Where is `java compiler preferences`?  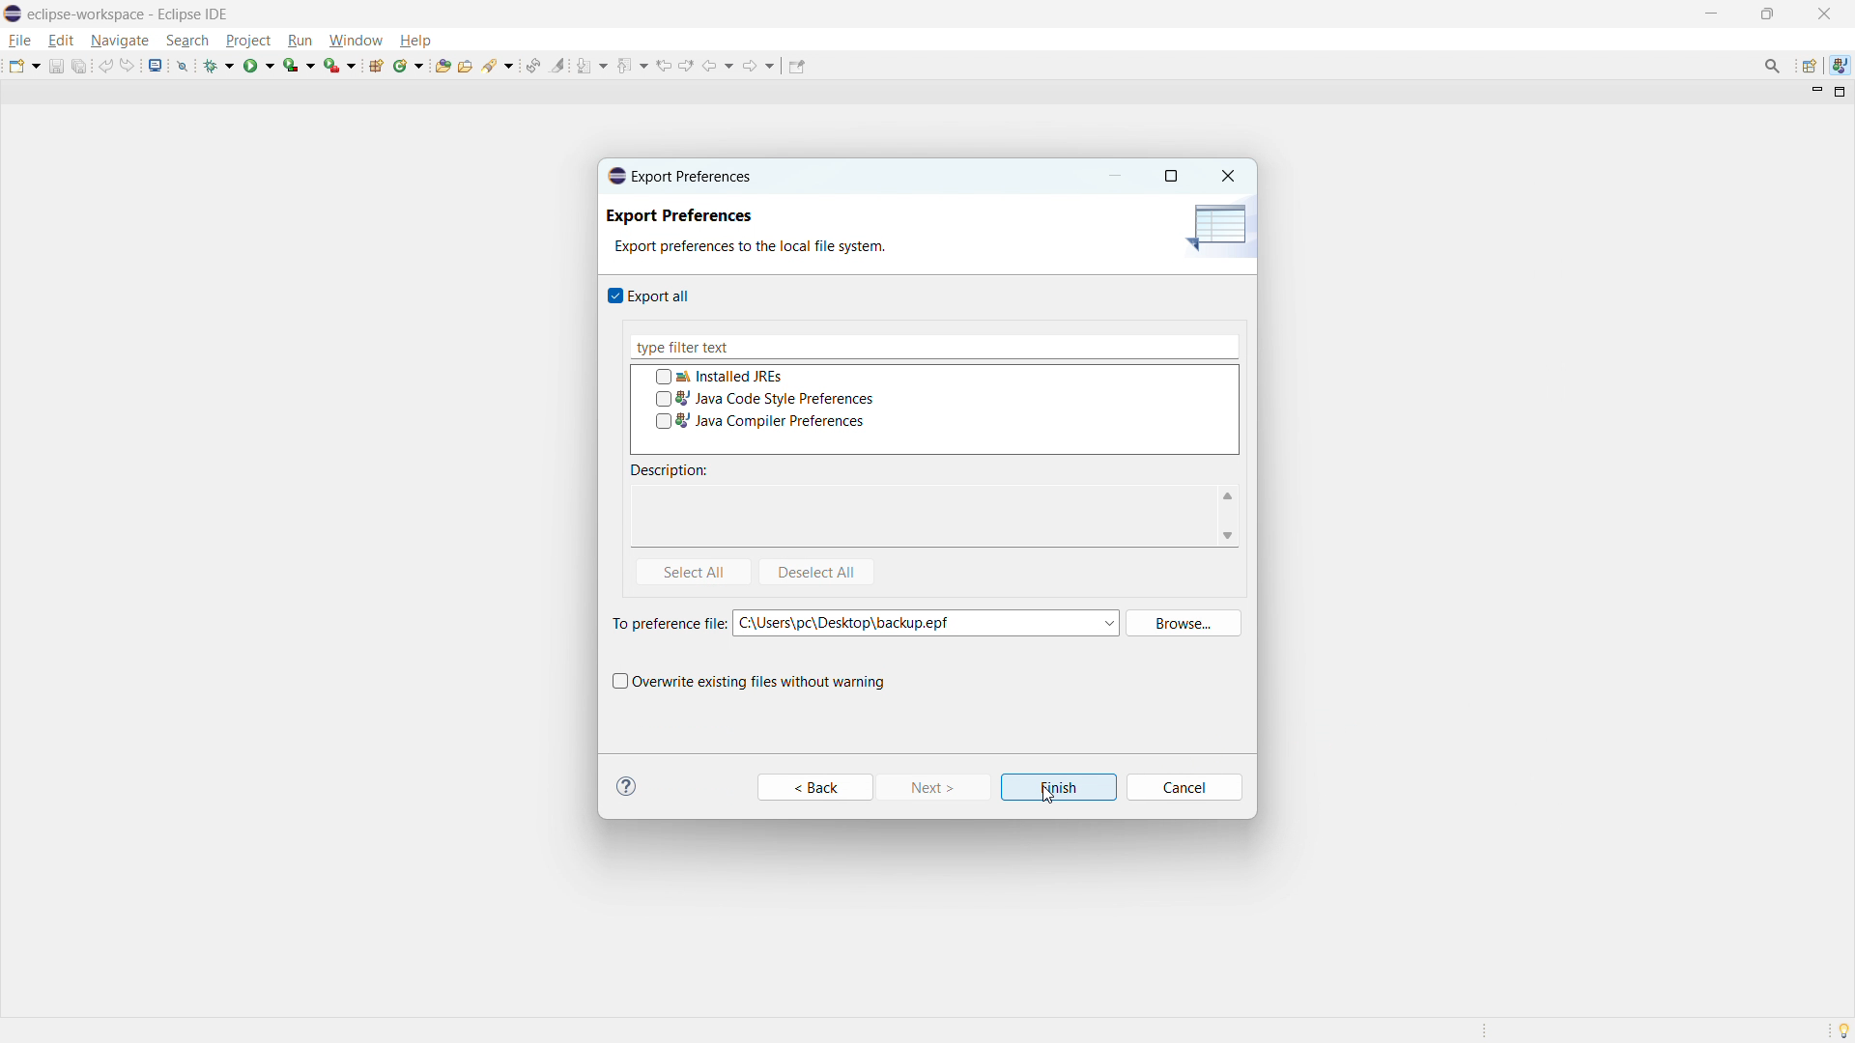 java compiler preferences is located at coordinates (759, 421).